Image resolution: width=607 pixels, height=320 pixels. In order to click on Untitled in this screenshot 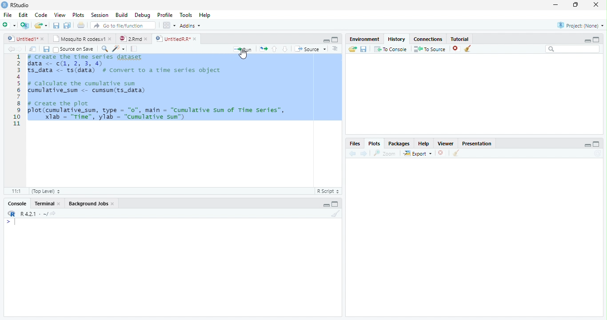, I will do `click(26, 39)`.